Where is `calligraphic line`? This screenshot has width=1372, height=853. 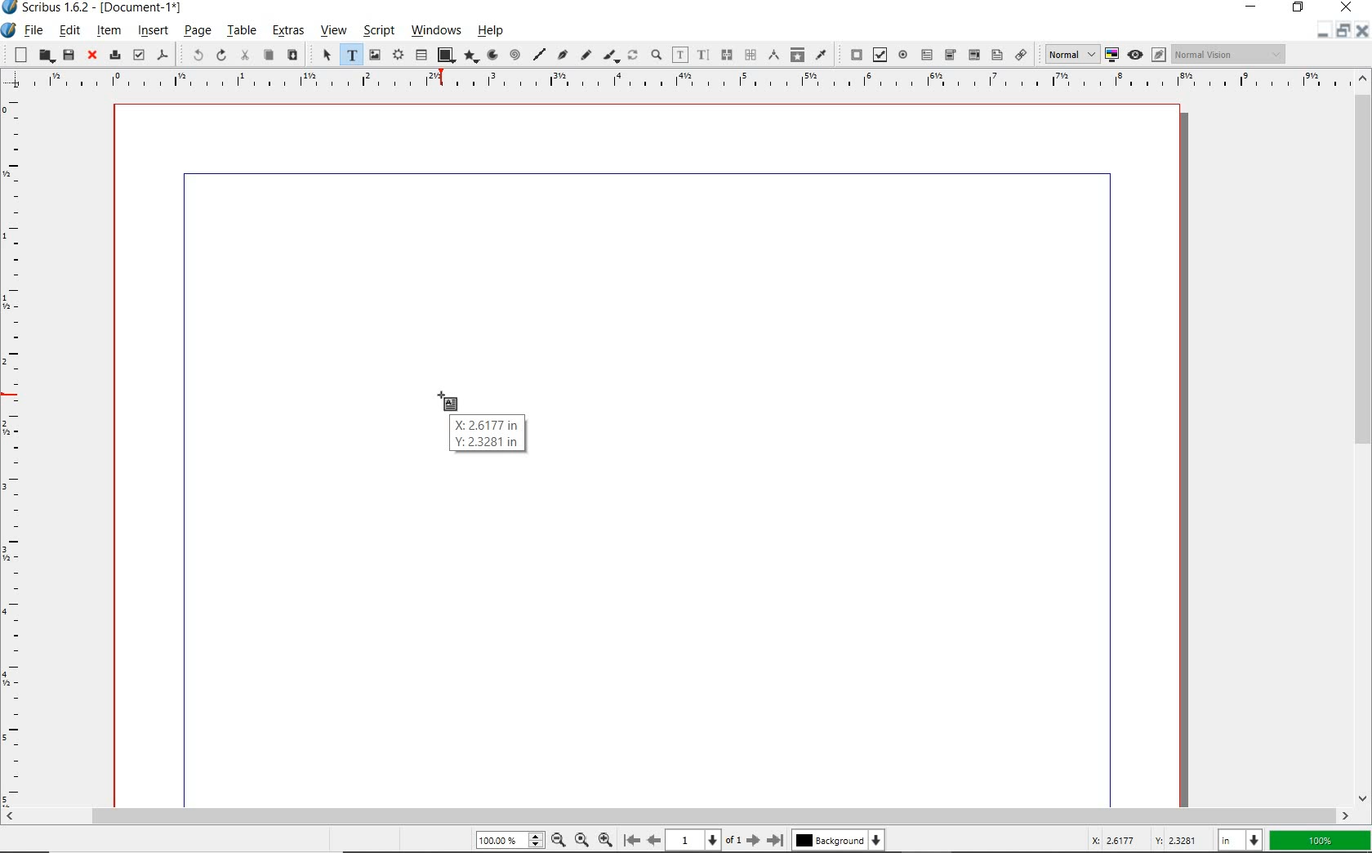
calligraphic line is located at coordinates (612, 56).